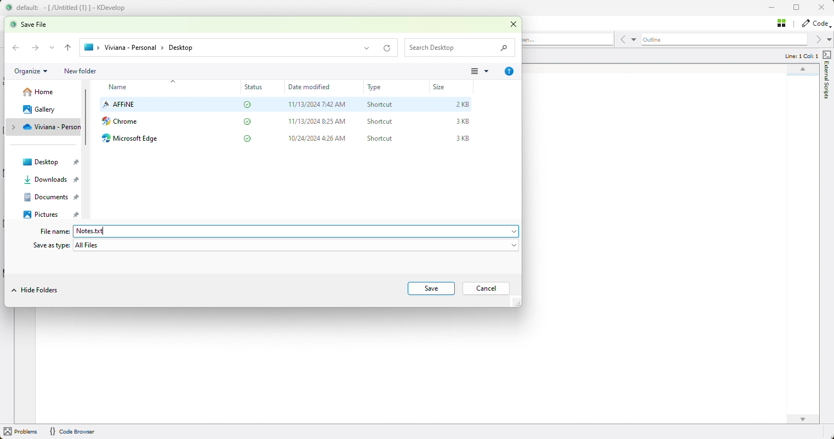 This screenshot has height=439, width=834. I want to click on Stash, so click(782, 22).